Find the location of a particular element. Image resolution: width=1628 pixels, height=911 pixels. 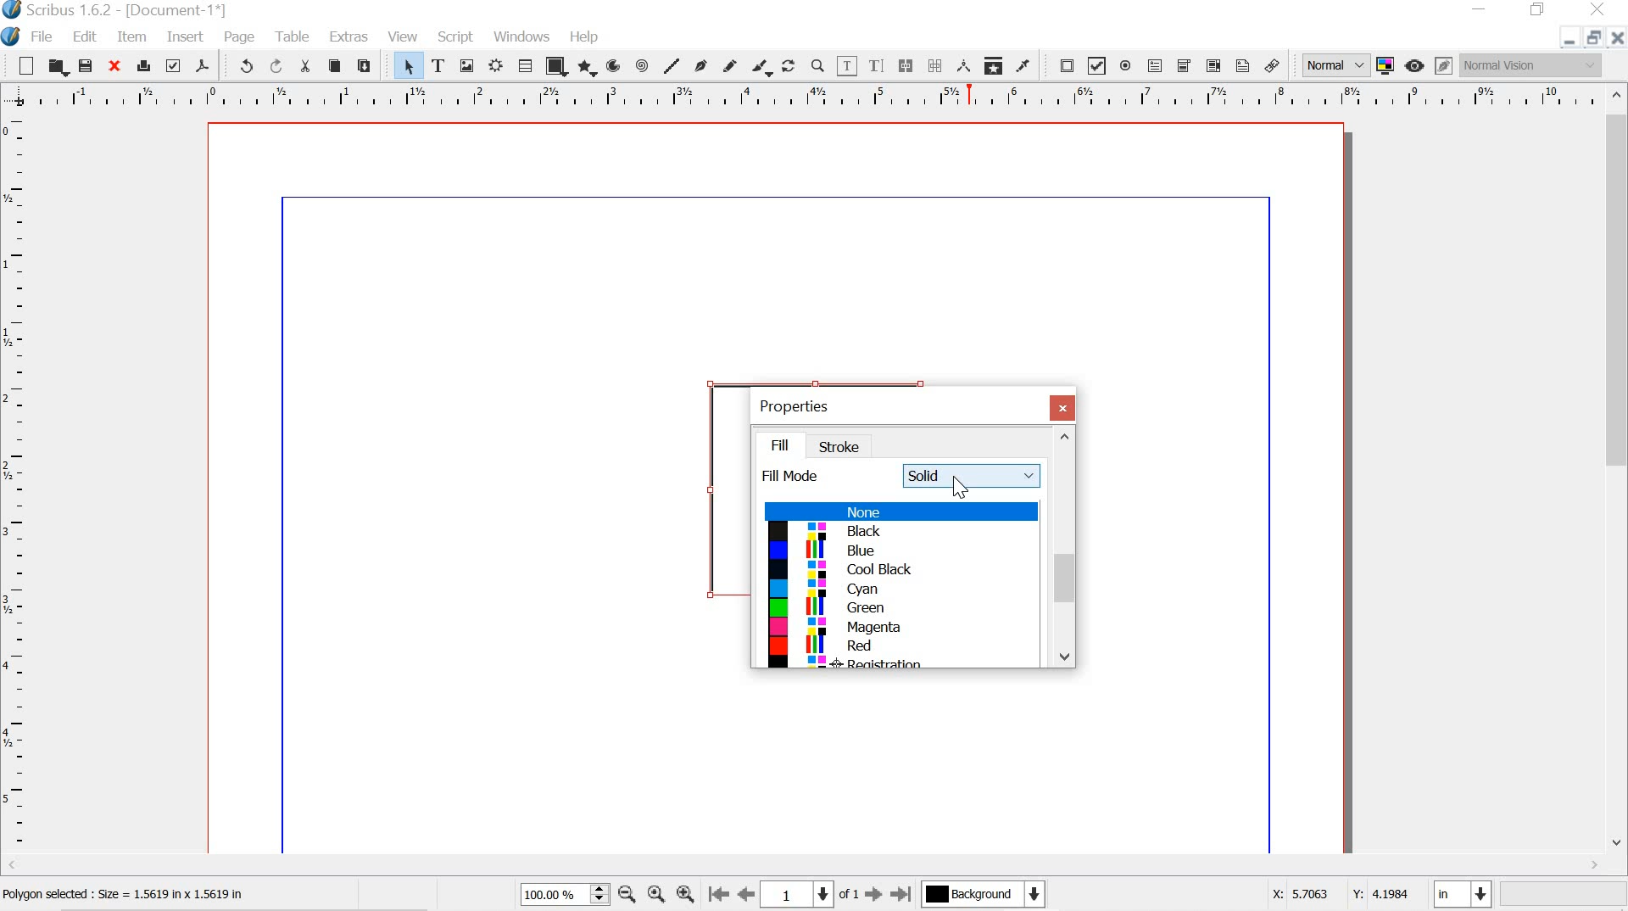

paste is located at coordinates (371, 66).